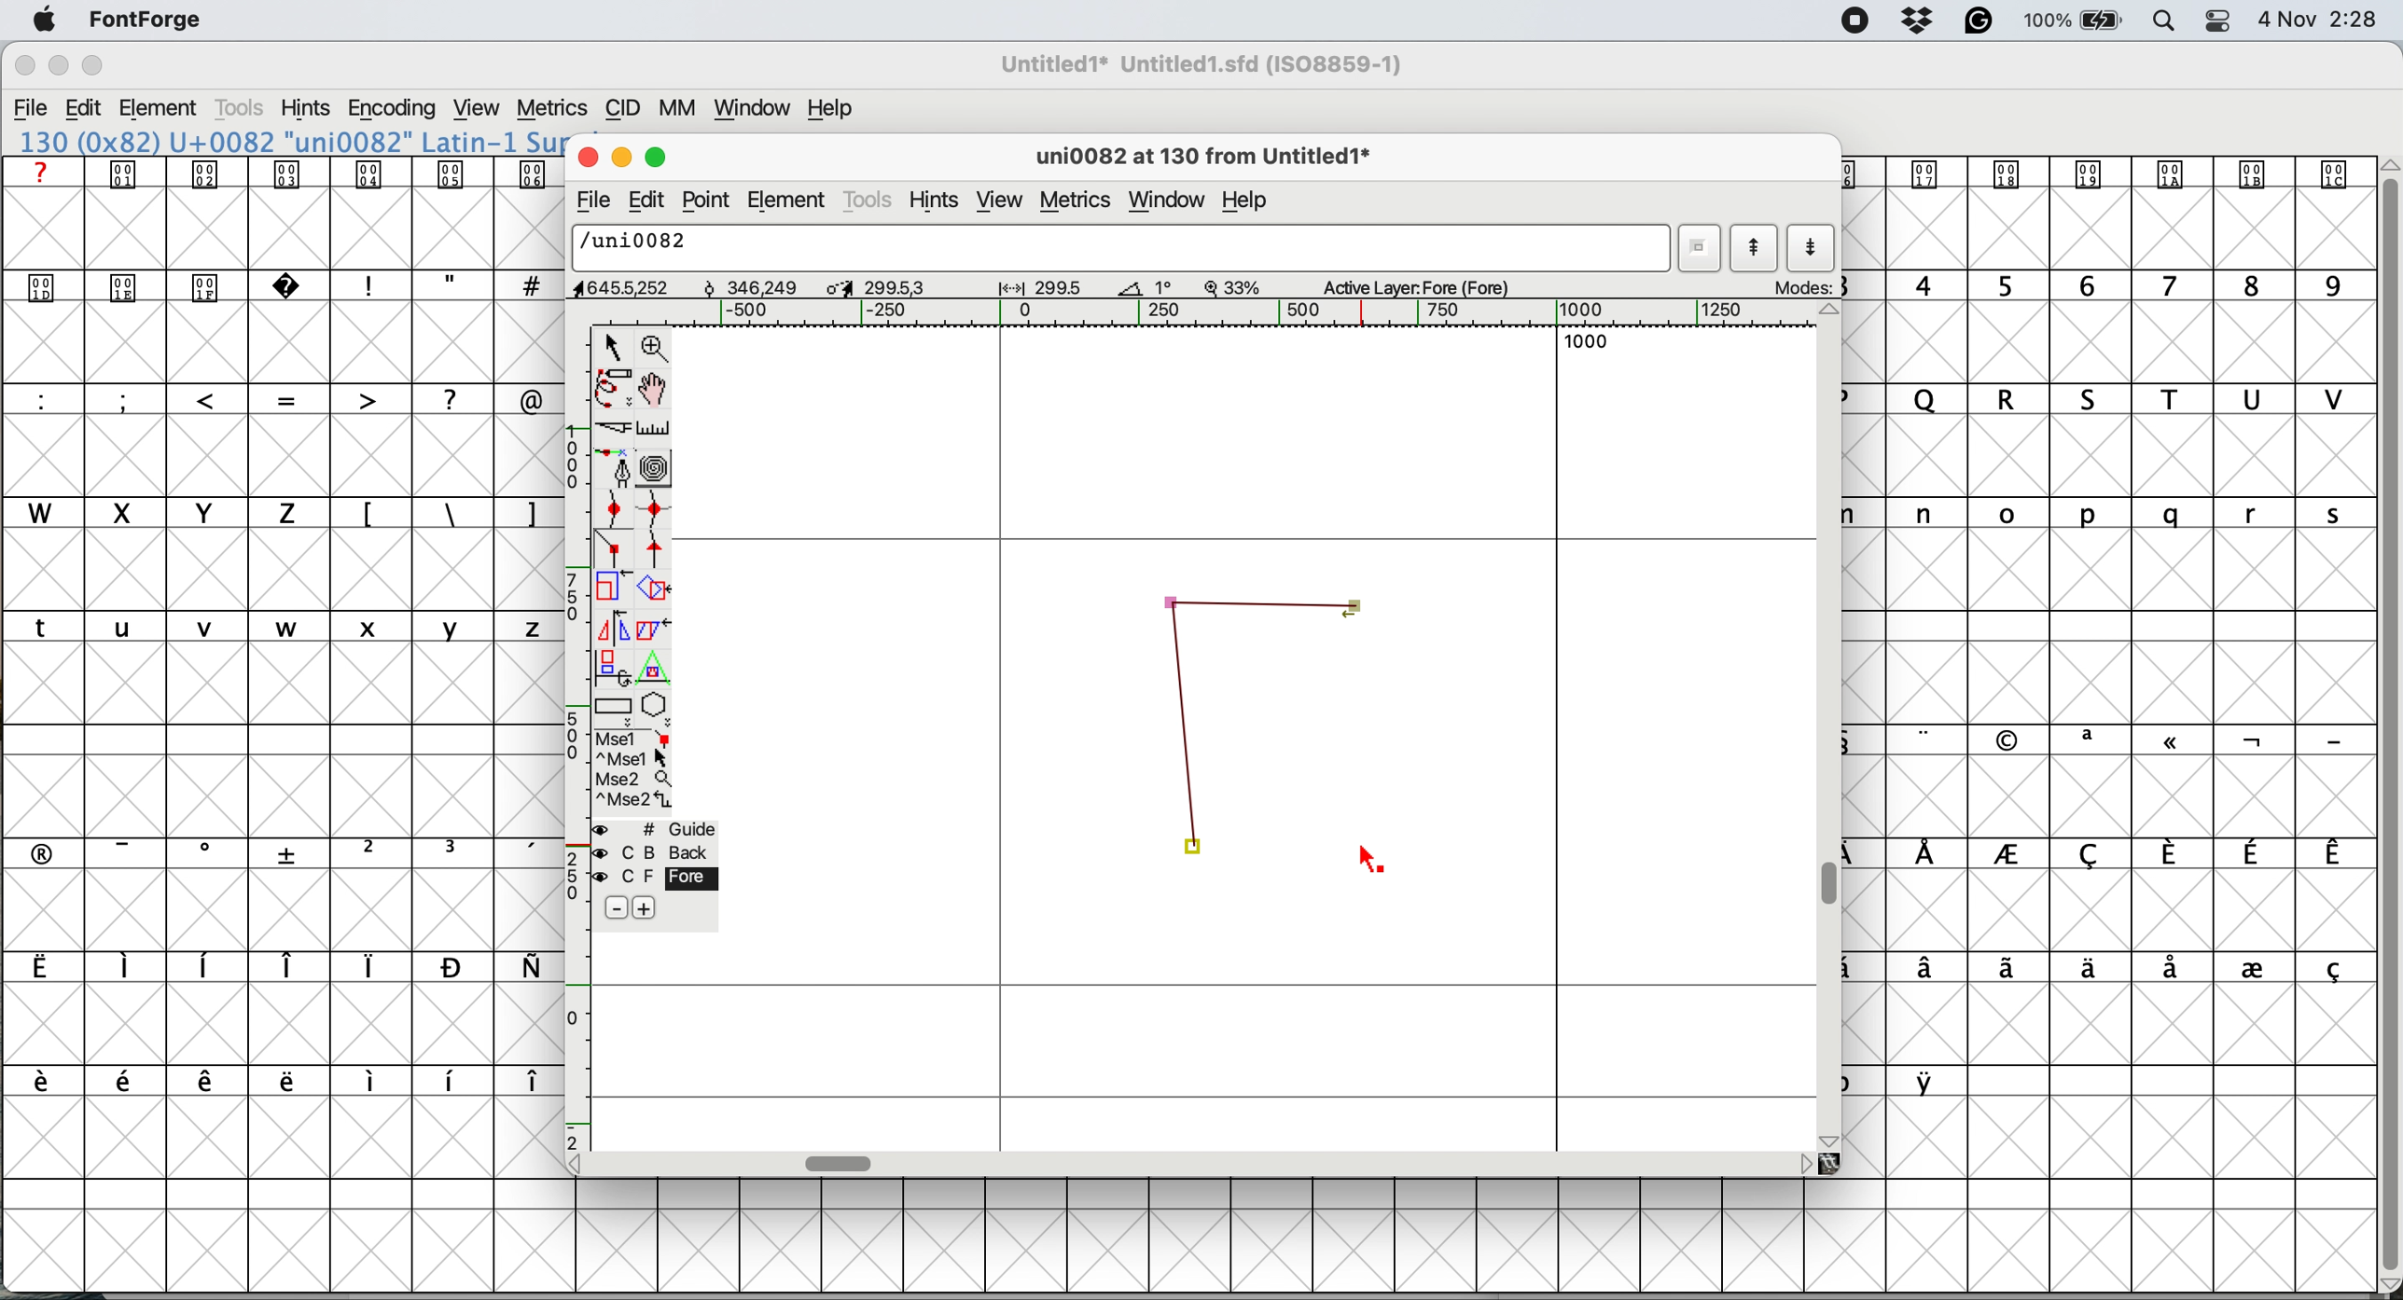 This screenshot has height=1300, width=2403. What do you see at coordinates (614, 507) in the screenshot?
I see `add a curve point` at bounding box center [614, 507].